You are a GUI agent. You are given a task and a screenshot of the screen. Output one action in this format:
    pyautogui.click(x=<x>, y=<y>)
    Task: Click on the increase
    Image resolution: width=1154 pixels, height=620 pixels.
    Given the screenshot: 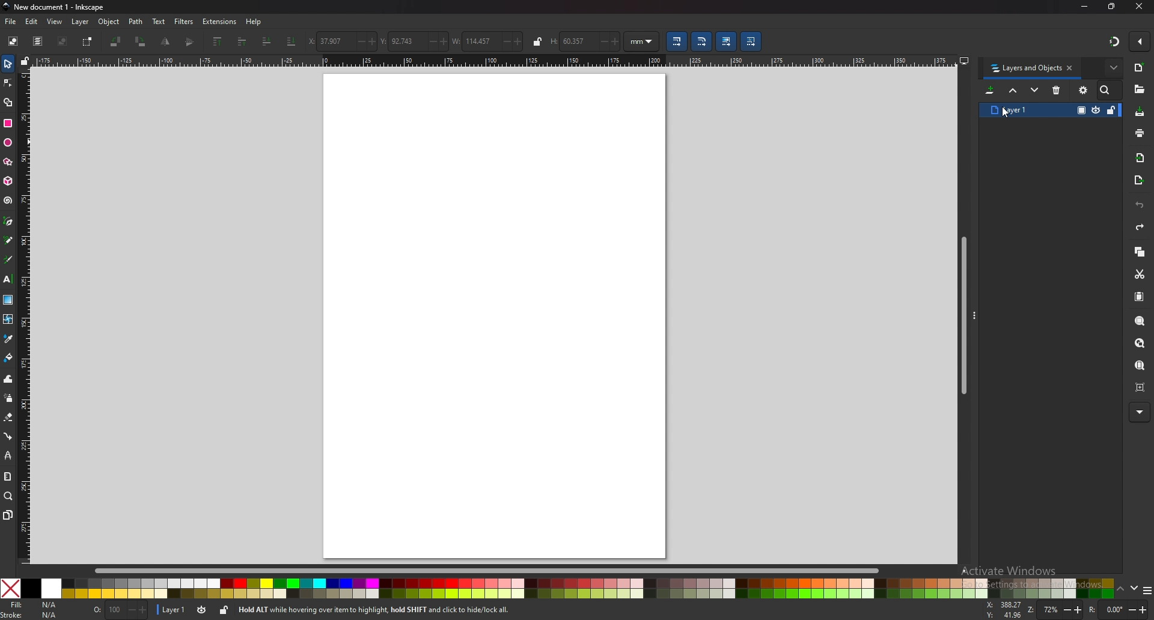 What is the action you would take?
    pyautogui.click(x=443, y=41)
    